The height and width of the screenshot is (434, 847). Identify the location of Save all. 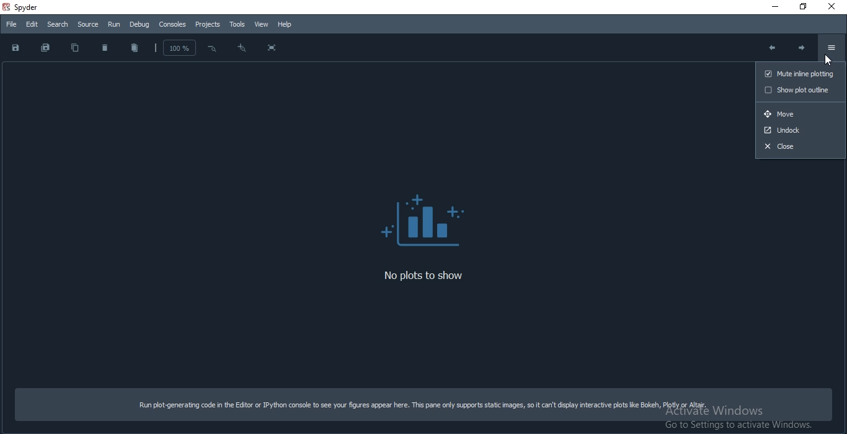
(46, 48).